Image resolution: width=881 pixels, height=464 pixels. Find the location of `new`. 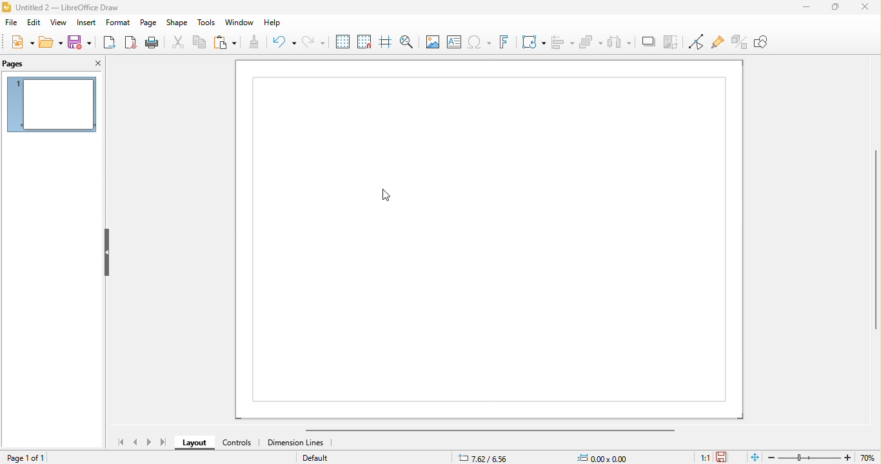

new is located at coordinates (21, 41).